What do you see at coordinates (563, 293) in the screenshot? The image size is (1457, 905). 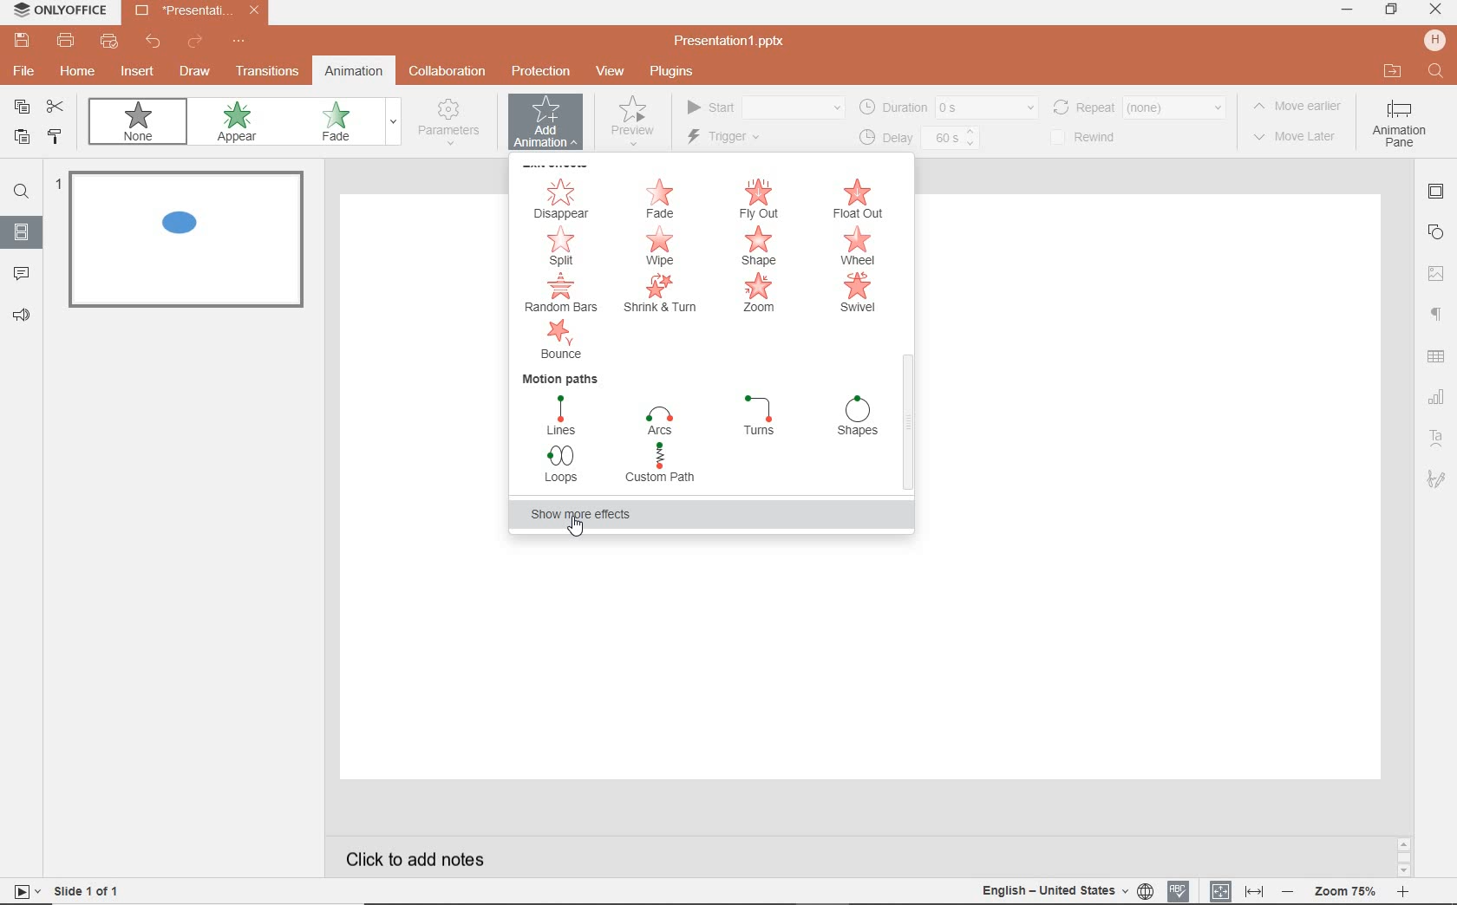 I see `RANDOM BARS` at bounding box center [563, 293].